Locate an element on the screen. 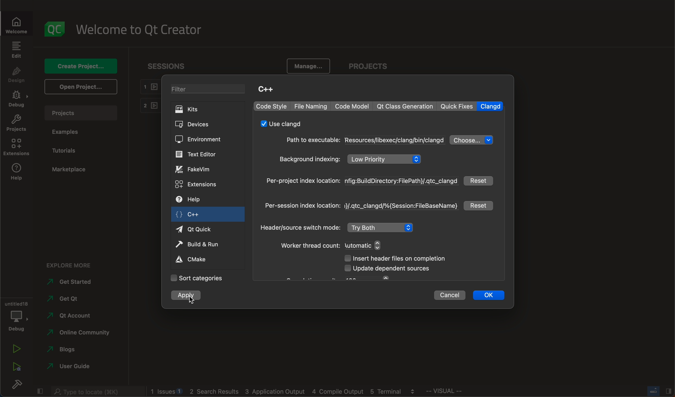 The width and height of the screenshot is (675, 397). get qt is located at coordinates (69, 299).